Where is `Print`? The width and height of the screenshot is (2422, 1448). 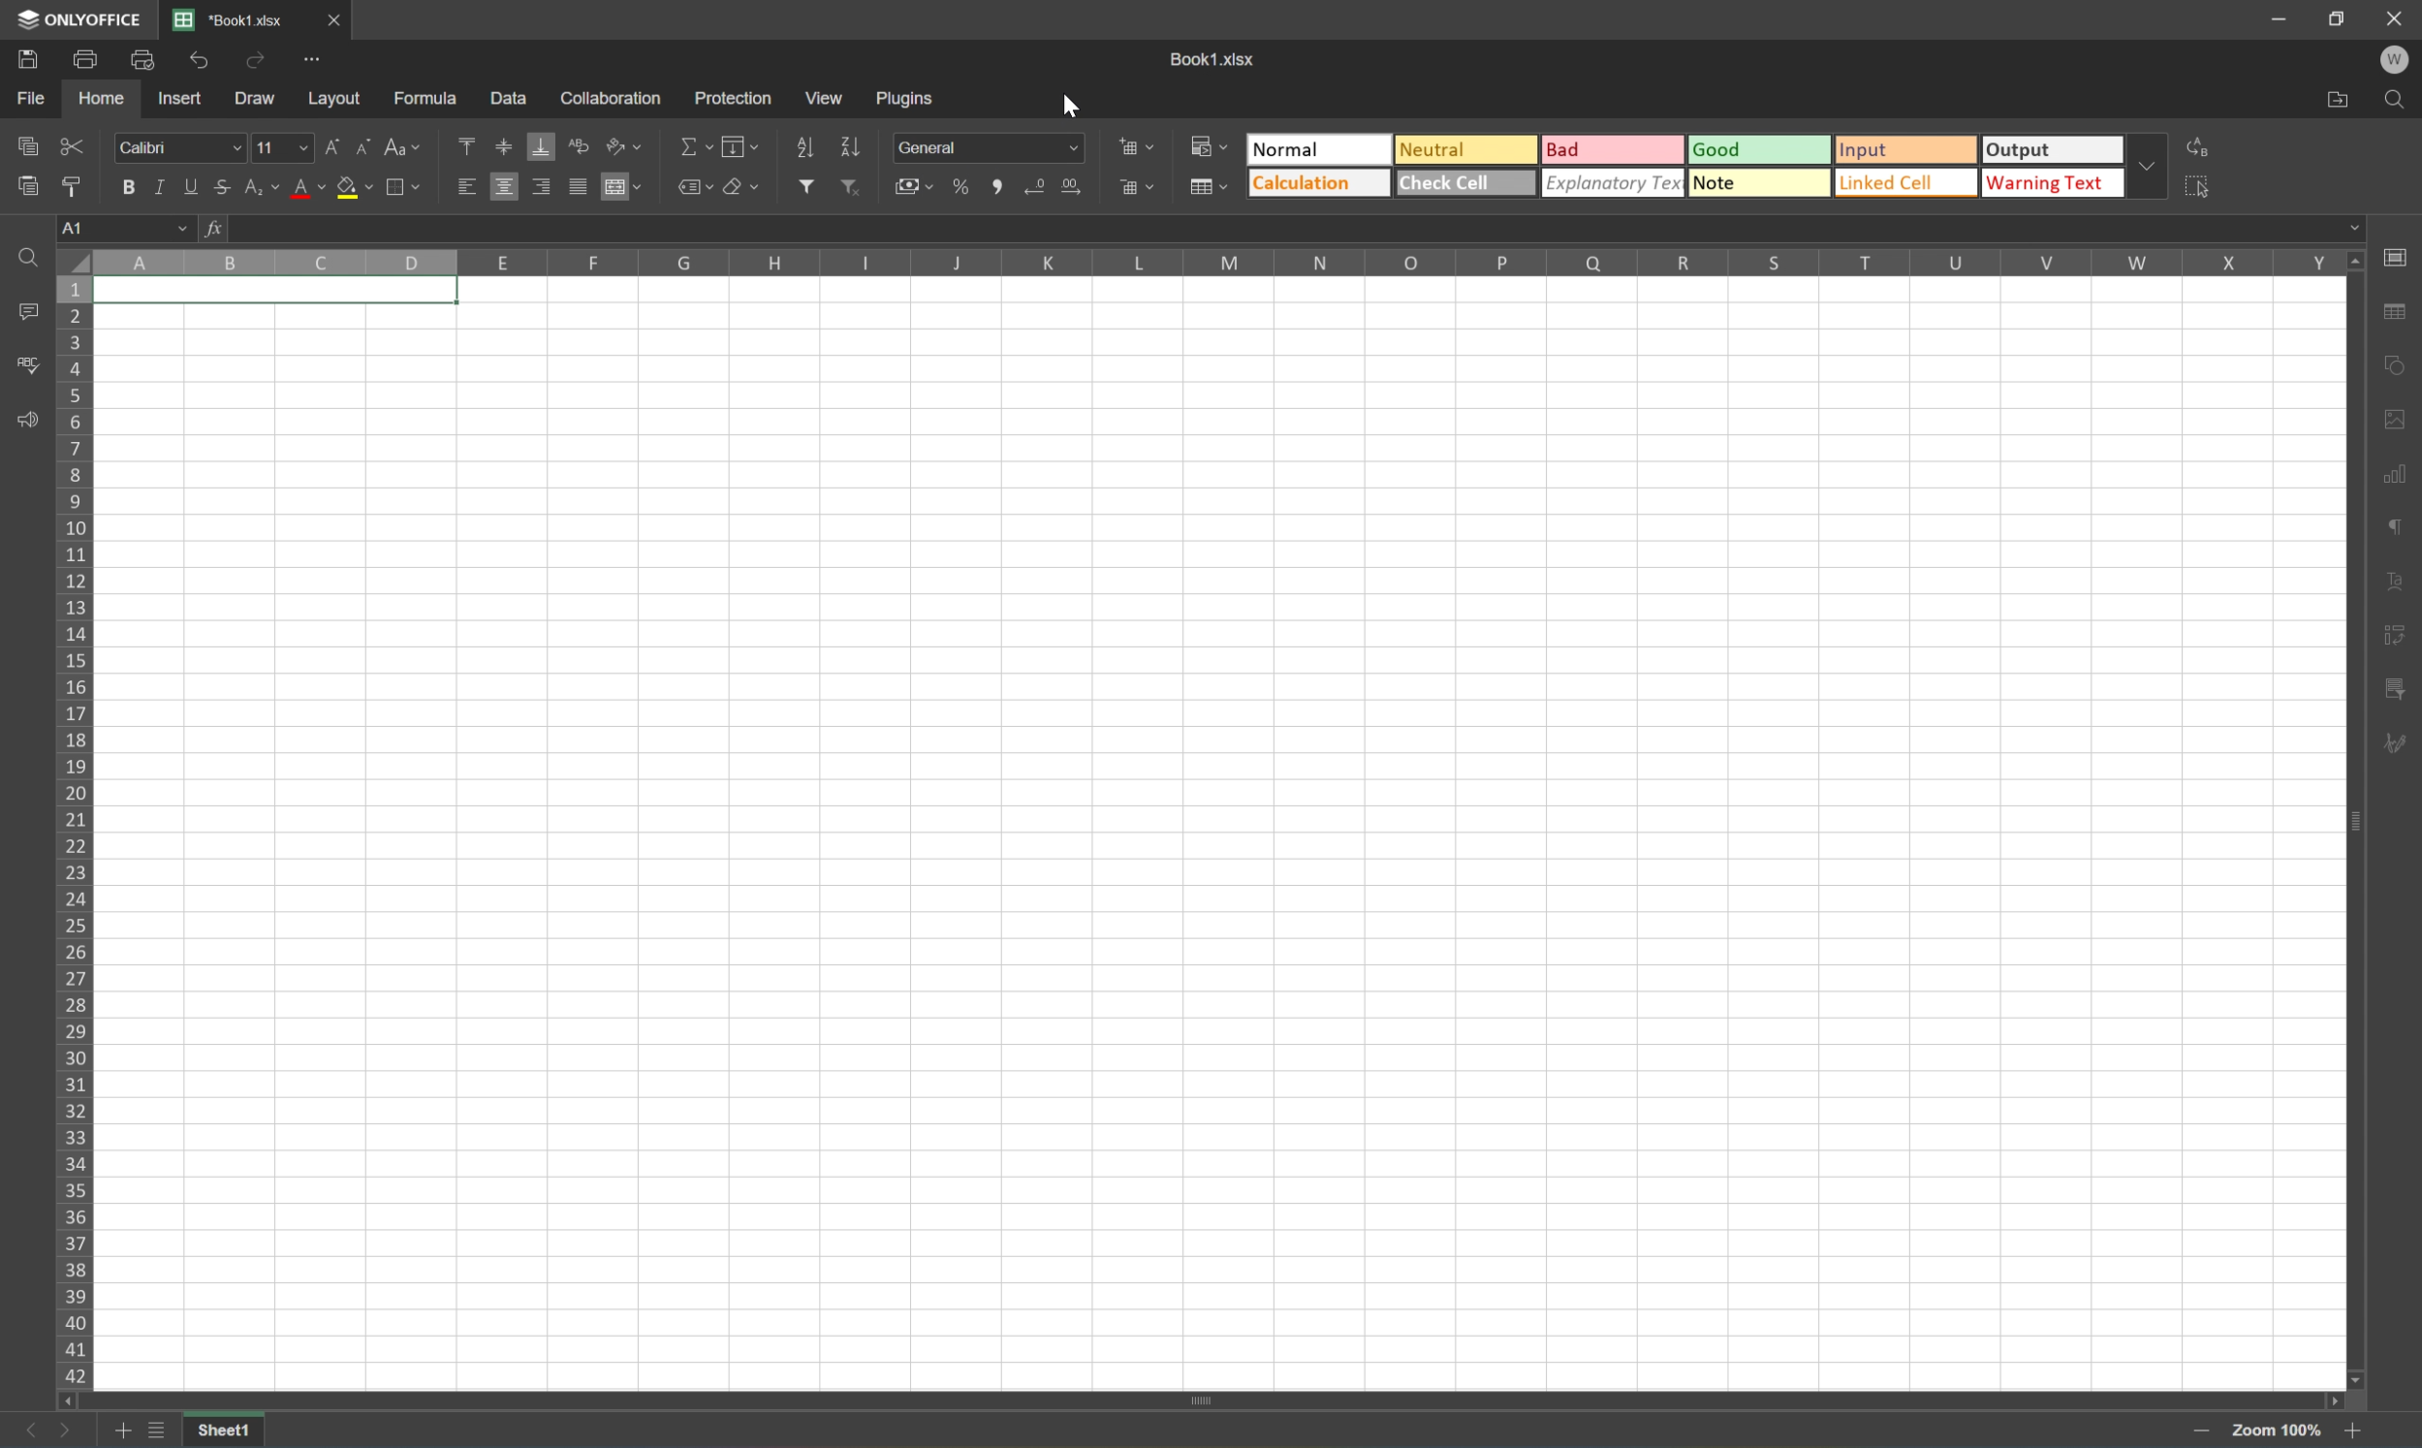 Print is located at coordinates (83, 61).